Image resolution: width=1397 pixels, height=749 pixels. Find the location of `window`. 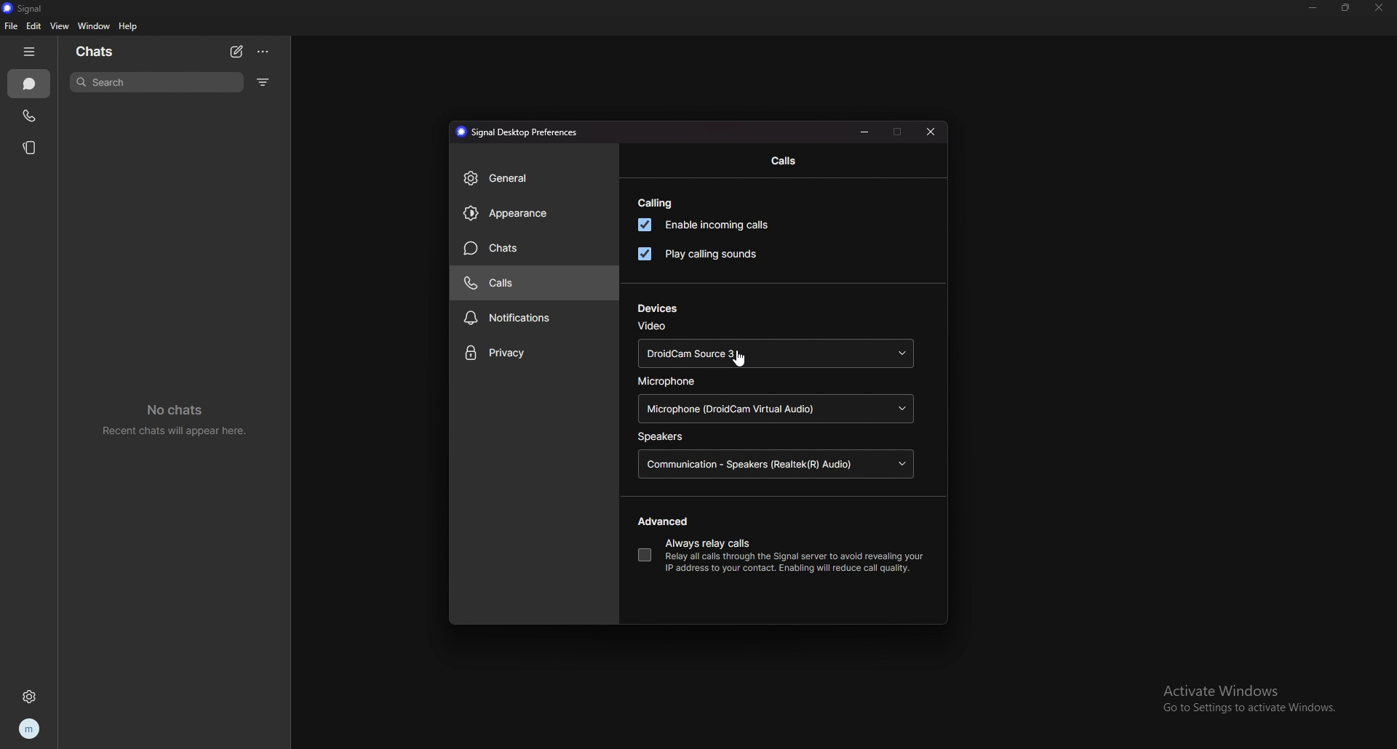

window is located at coordinates (95, 26).